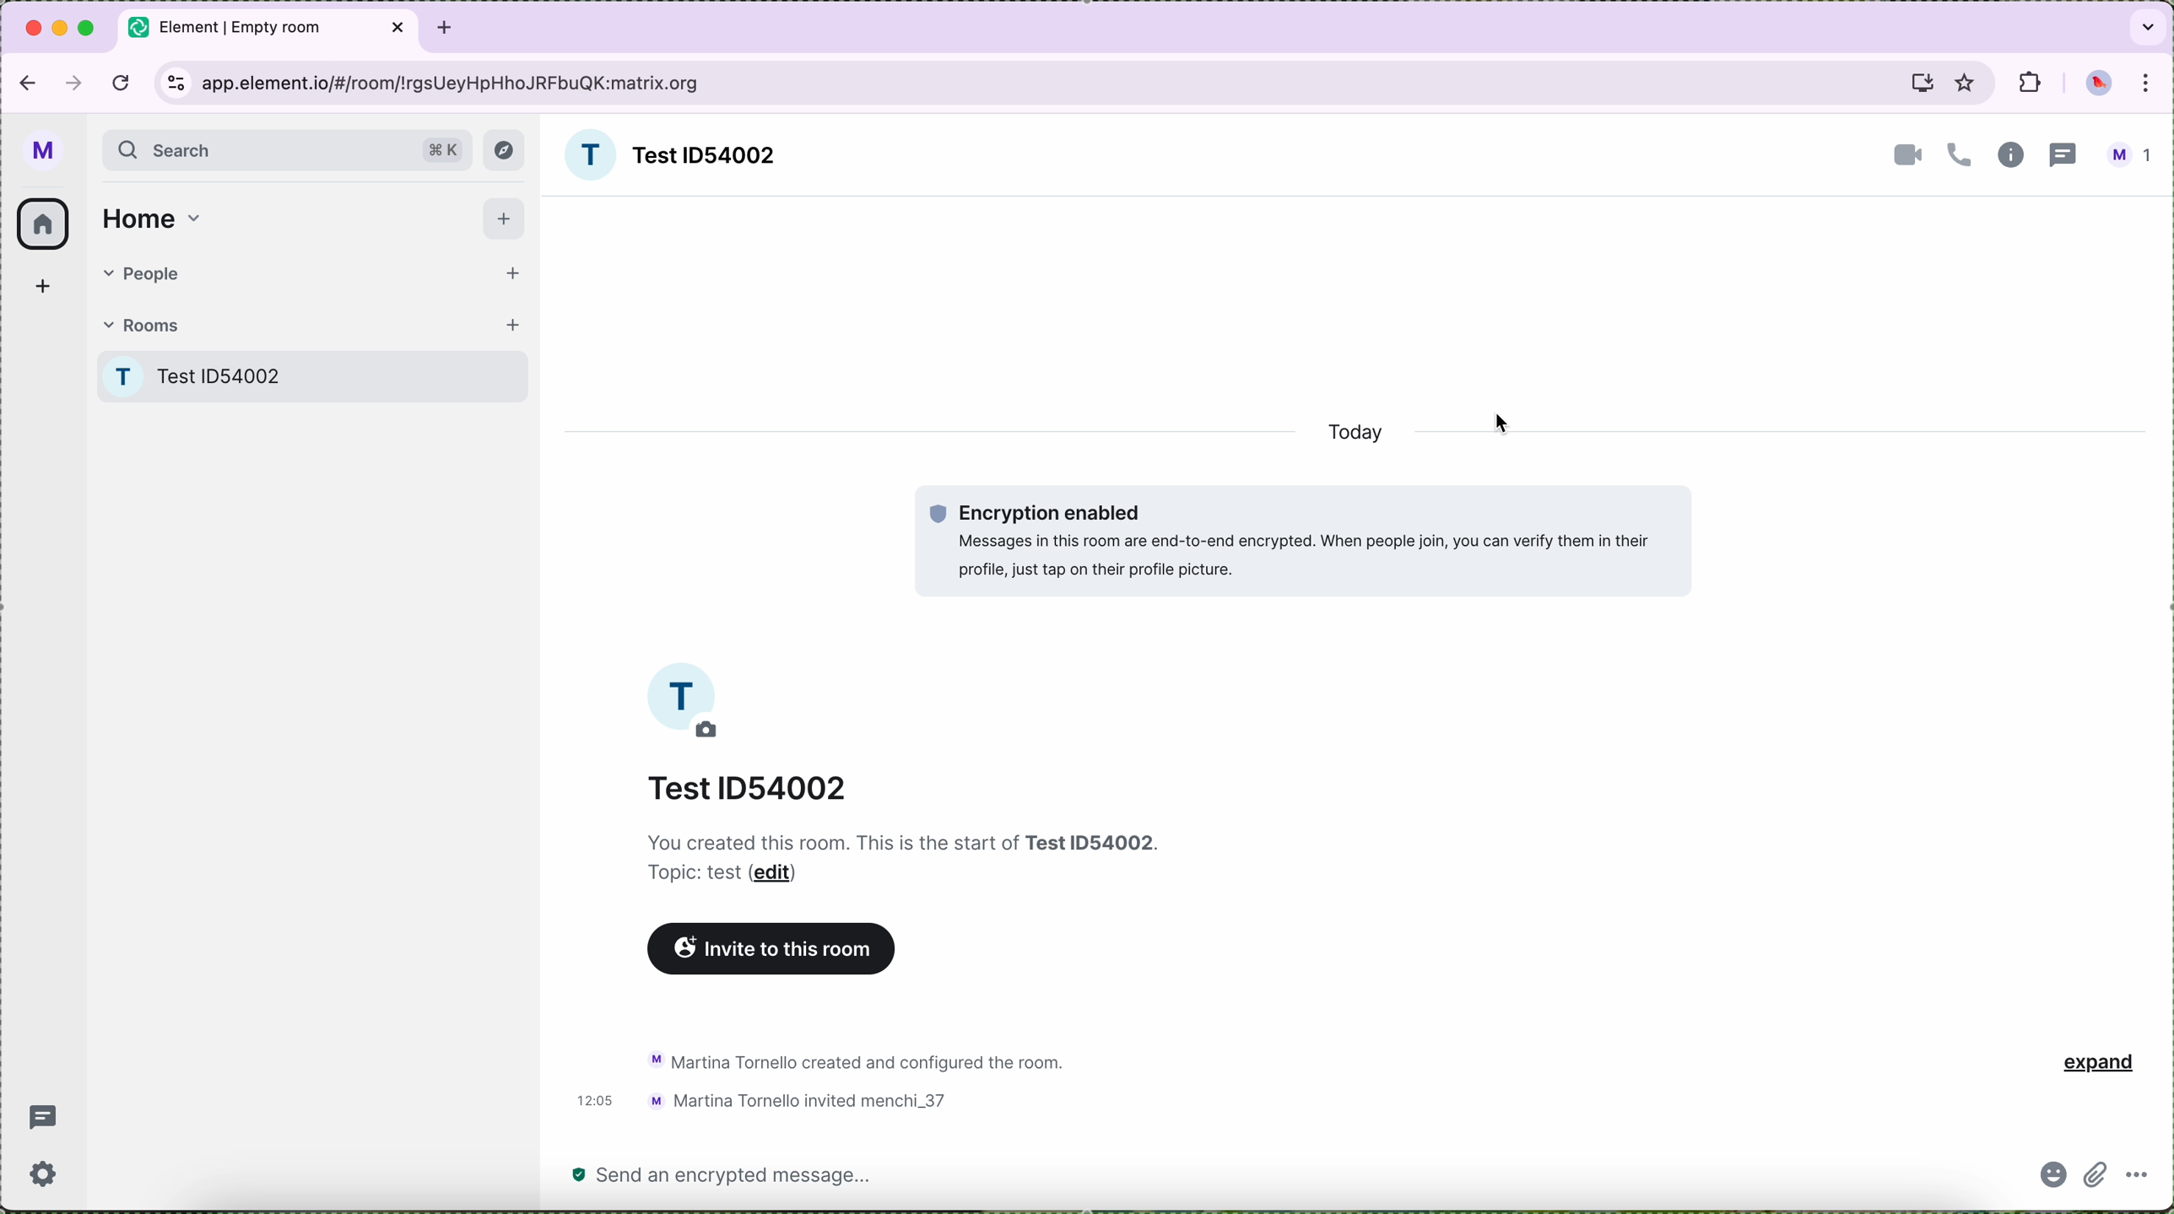  Describe the element at coordinates (44, 1173) in the screenshot. I see `settings` at that location.